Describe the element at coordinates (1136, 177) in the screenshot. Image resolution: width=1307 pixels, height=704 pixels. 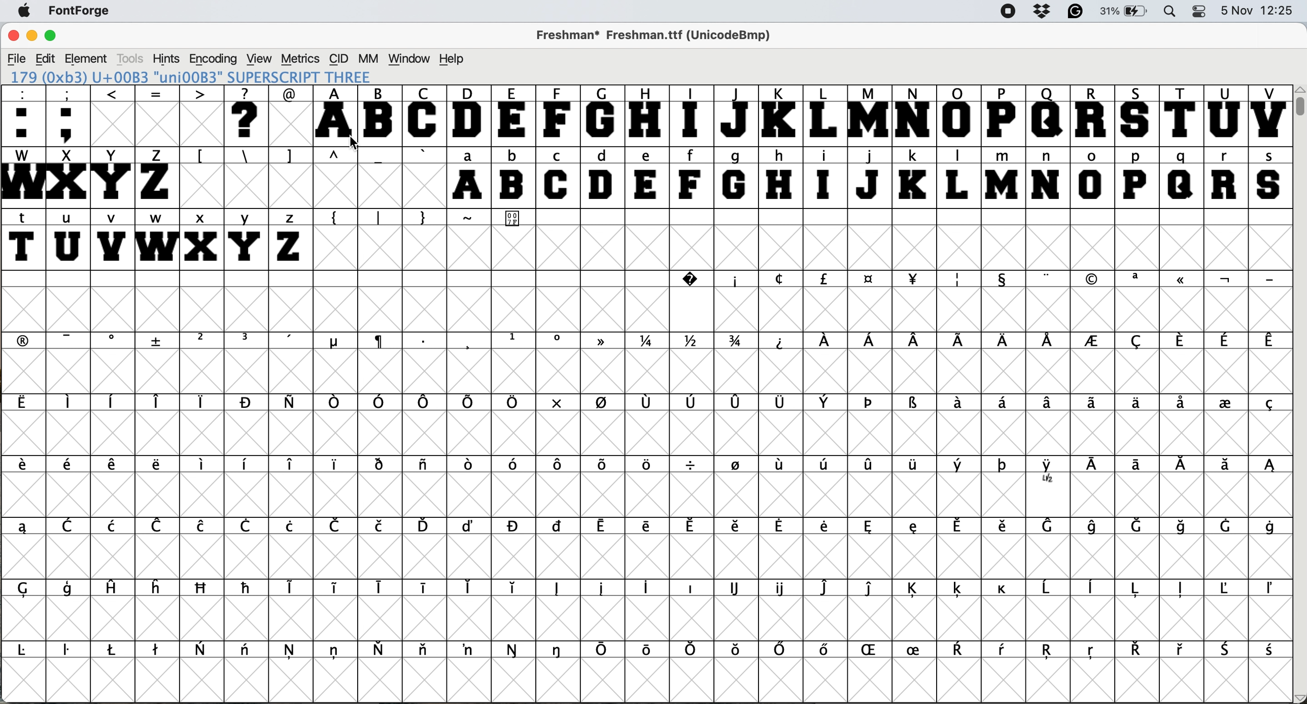
I see `p` at that location.